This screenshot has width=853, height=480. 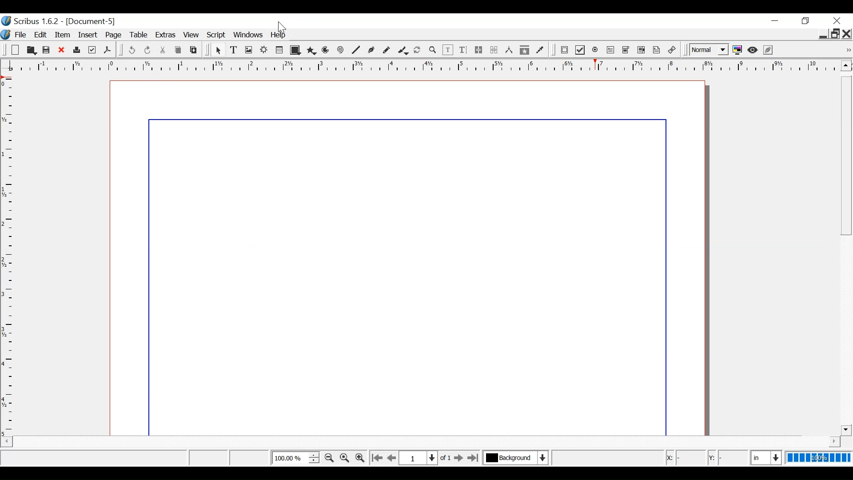 I want to click on Text Frame, so click(x=234, y=50).